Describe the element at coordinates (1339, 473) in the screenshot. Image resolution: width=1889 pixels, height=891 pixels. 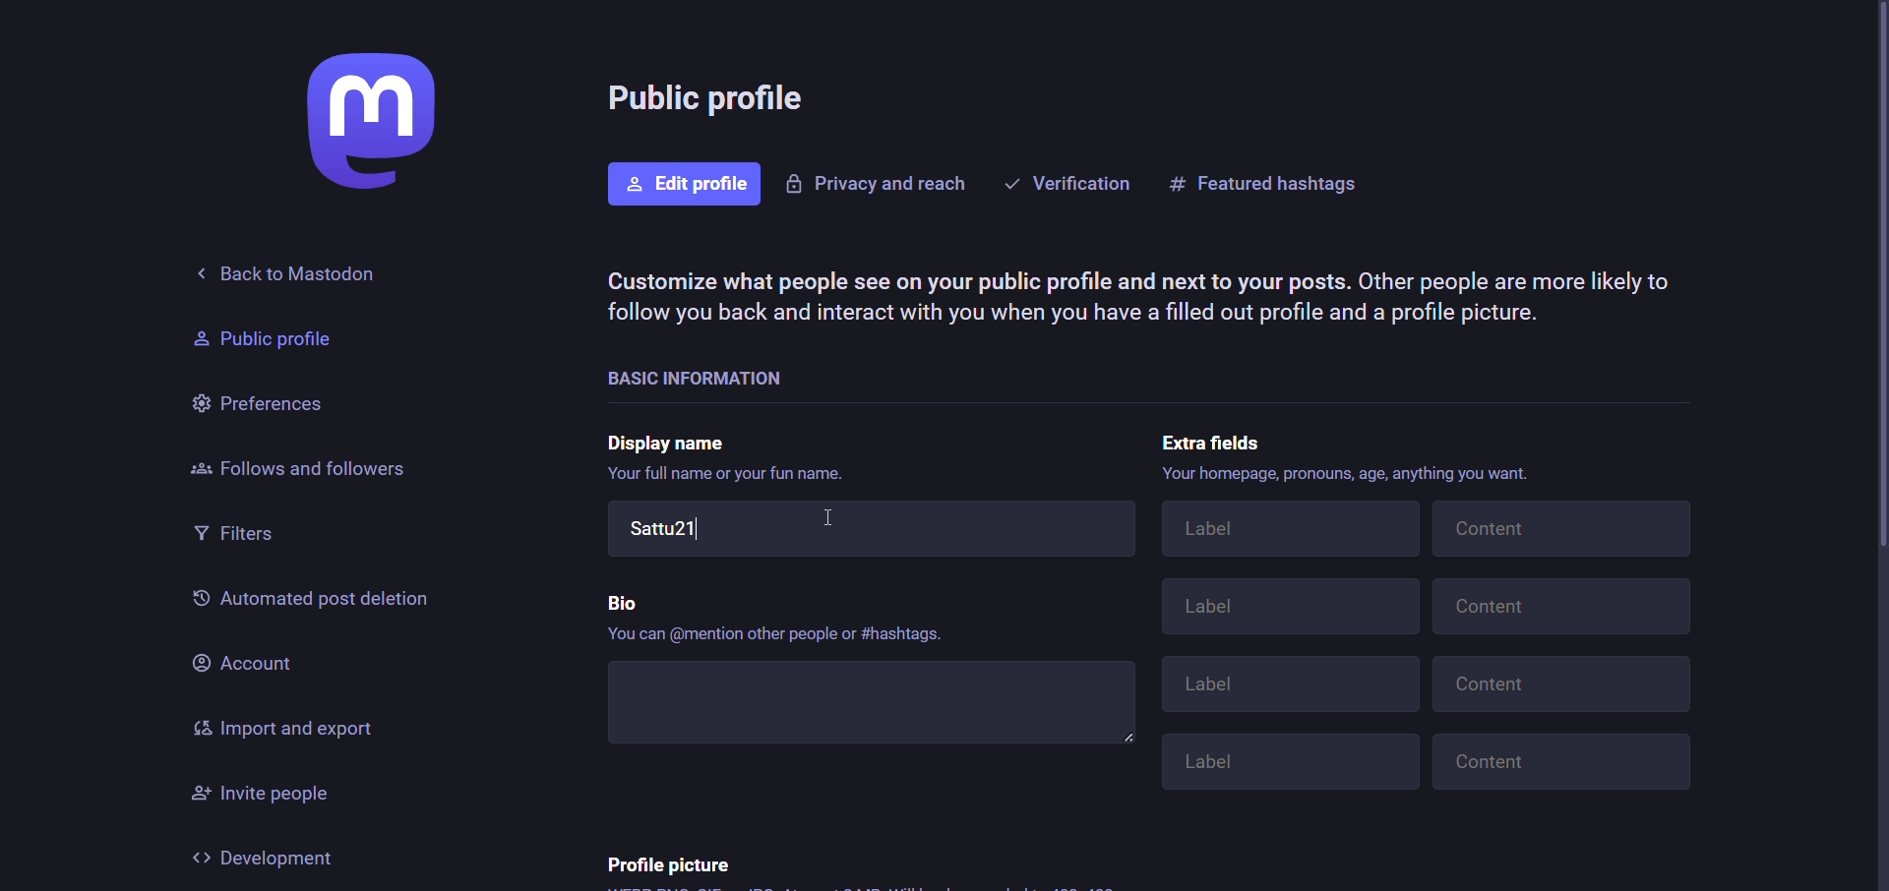
I see `Your homepage, pronouns, age, anything you want.` at that location.